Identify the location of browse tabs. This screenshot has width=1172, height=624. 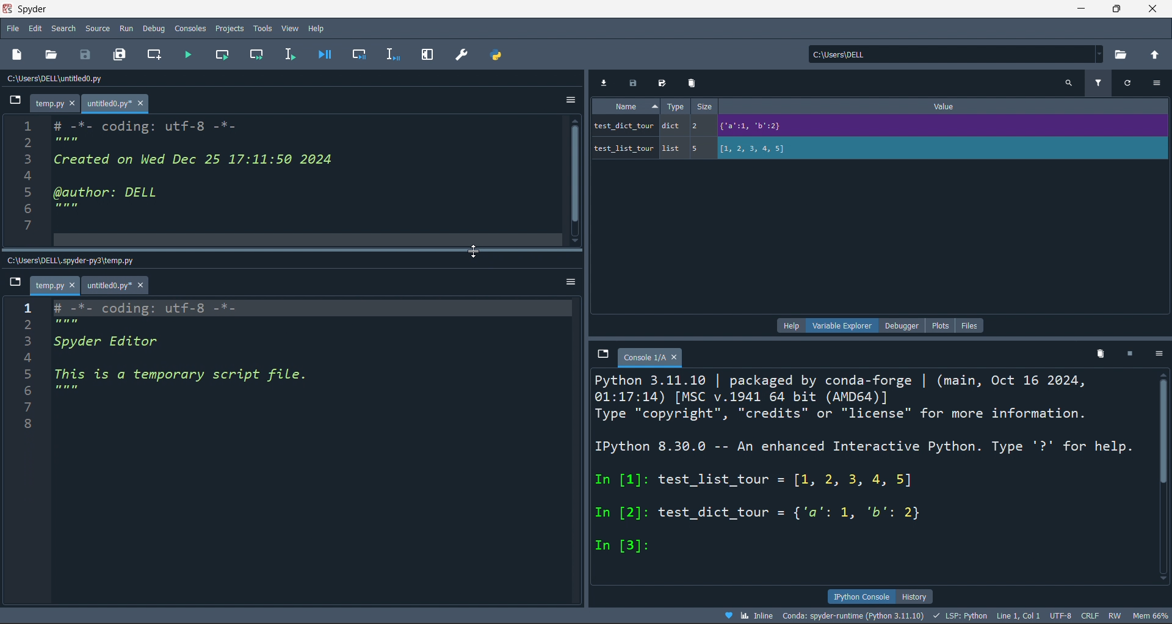
(601, 351).